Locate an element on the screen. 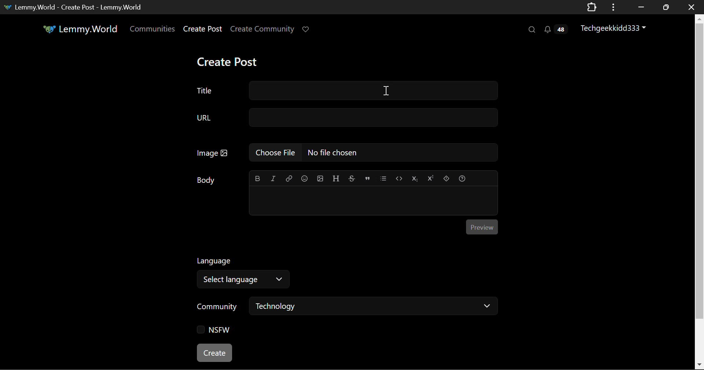 The width and height of the screenshot is (704, 370). Select Post Language is located at coordinates (240, 271).